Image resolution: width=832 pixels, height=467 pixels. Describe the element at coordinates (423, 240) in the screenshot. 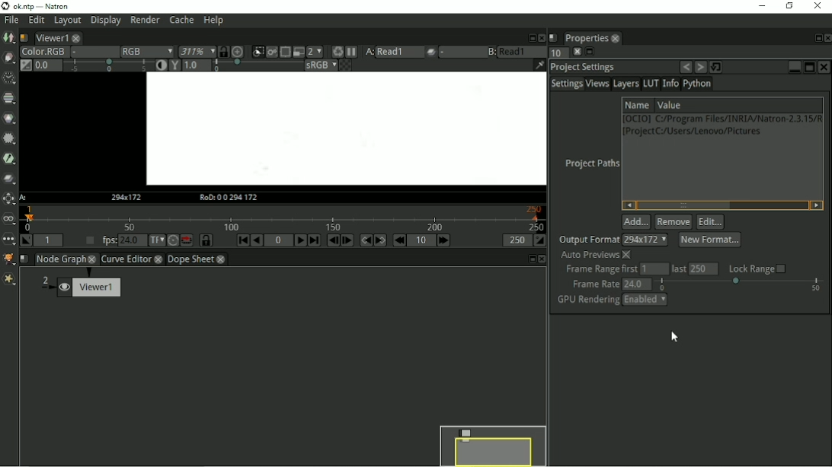

I see `Frame increment` at that location.